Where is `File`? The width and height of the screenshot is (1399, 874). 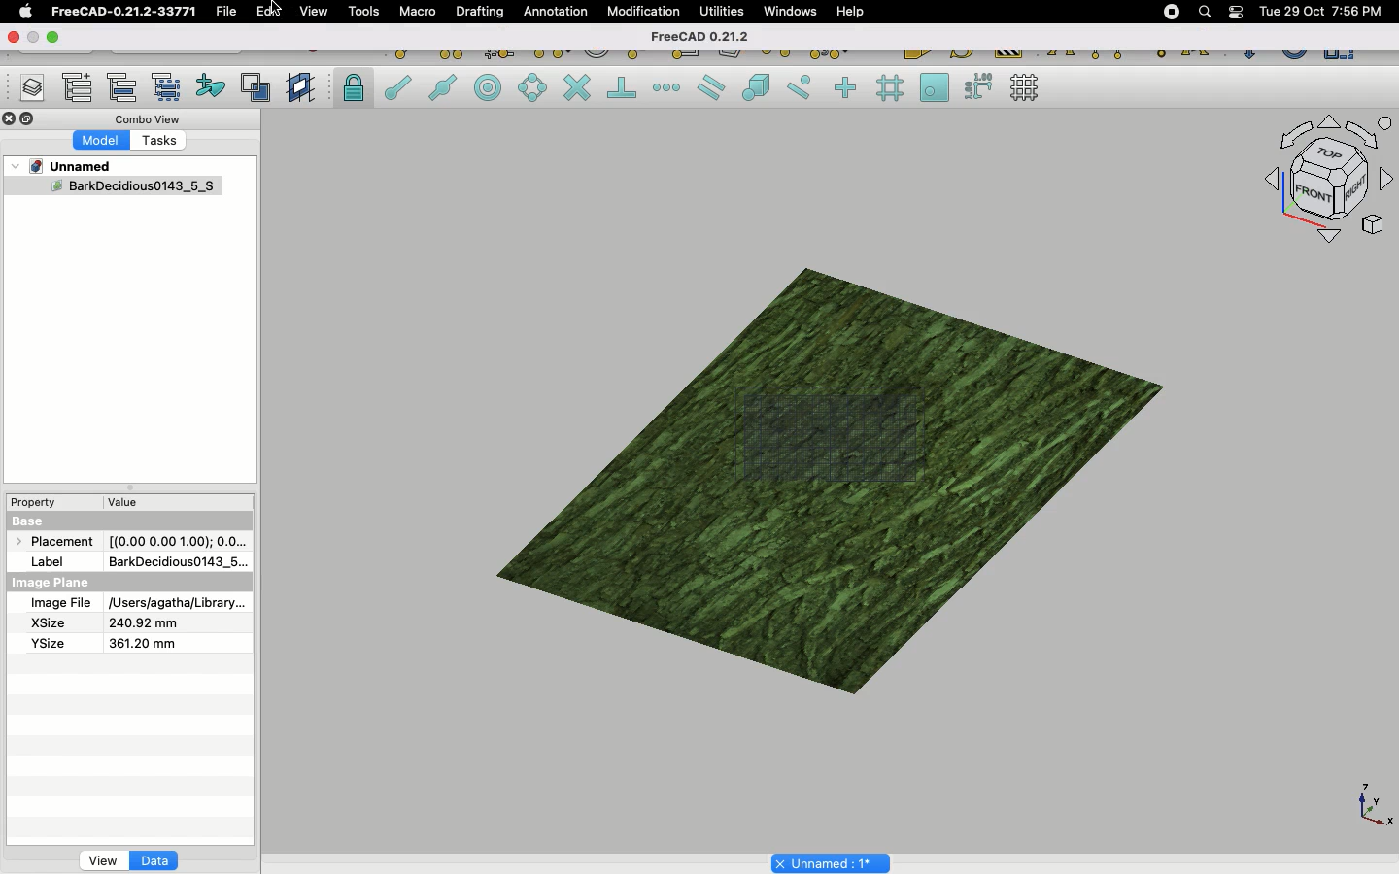
File is located at coordinates (226, 12).